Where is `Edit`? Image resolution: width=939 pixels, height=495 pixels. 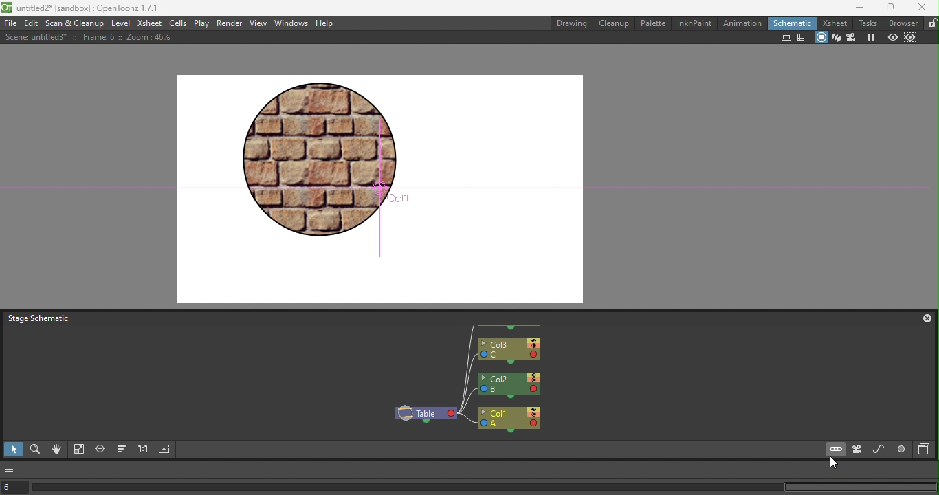 Edit is located at coordinates (31, 23).